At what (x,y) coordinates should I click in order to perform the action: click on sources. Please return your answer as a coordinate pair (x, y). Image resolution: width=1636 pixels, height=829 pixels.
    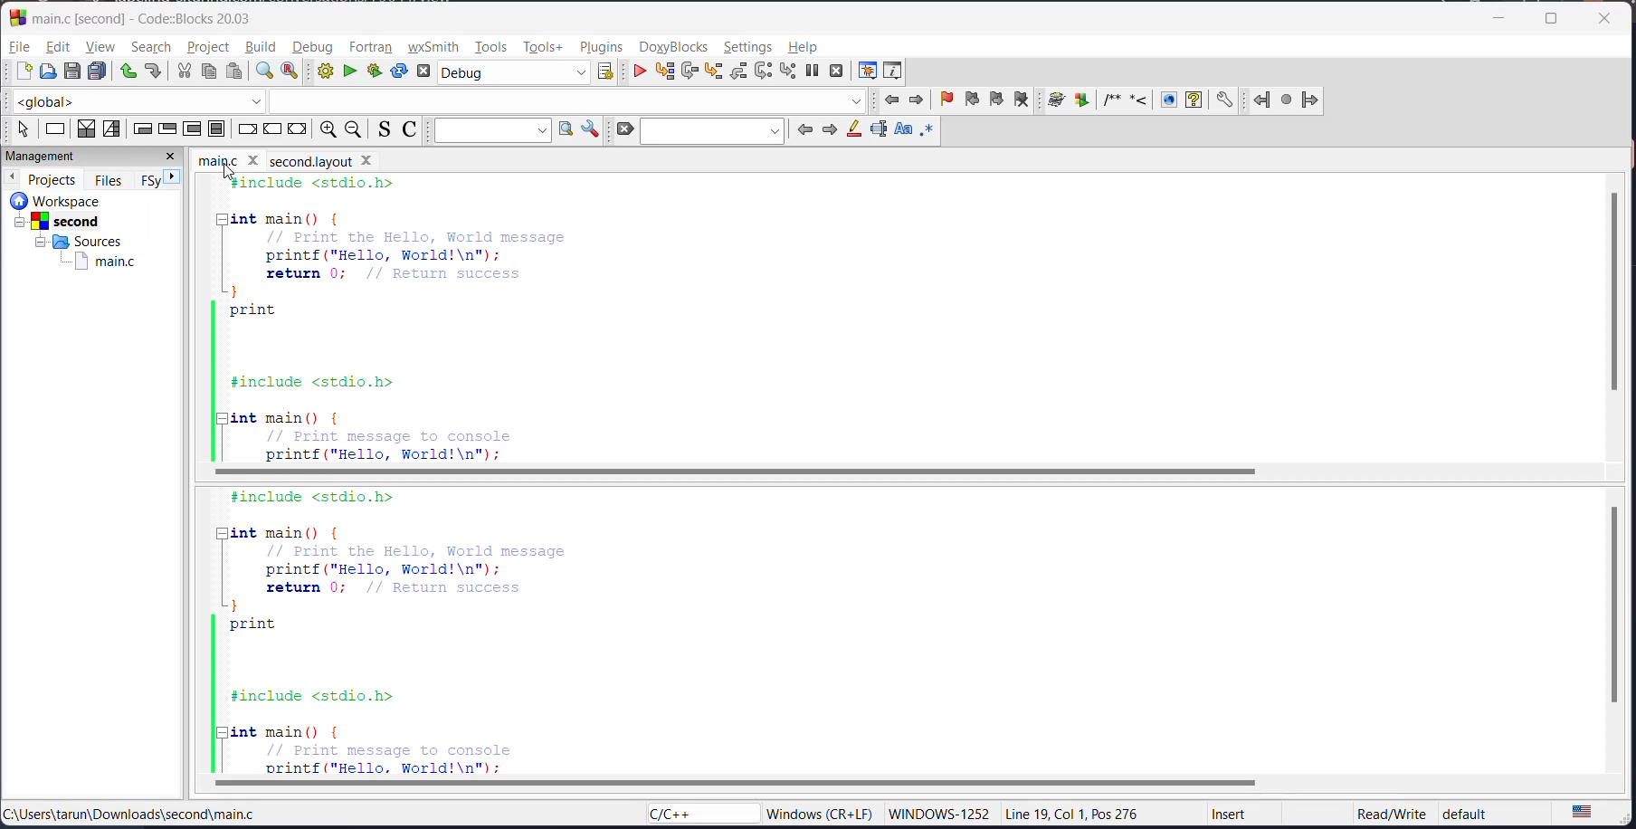
    Looking at the image, I should click on (85, 242).